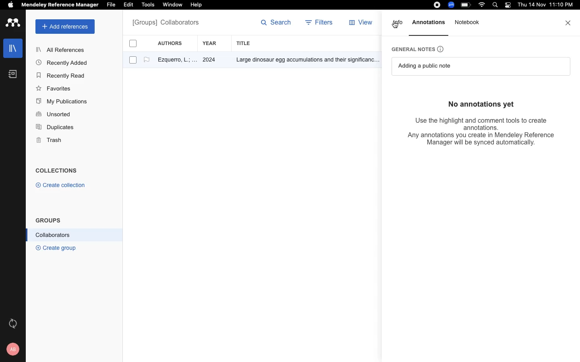 The height and width of the screenshot is (362, 580). I want to click on Recently Read, so click(62, 76).